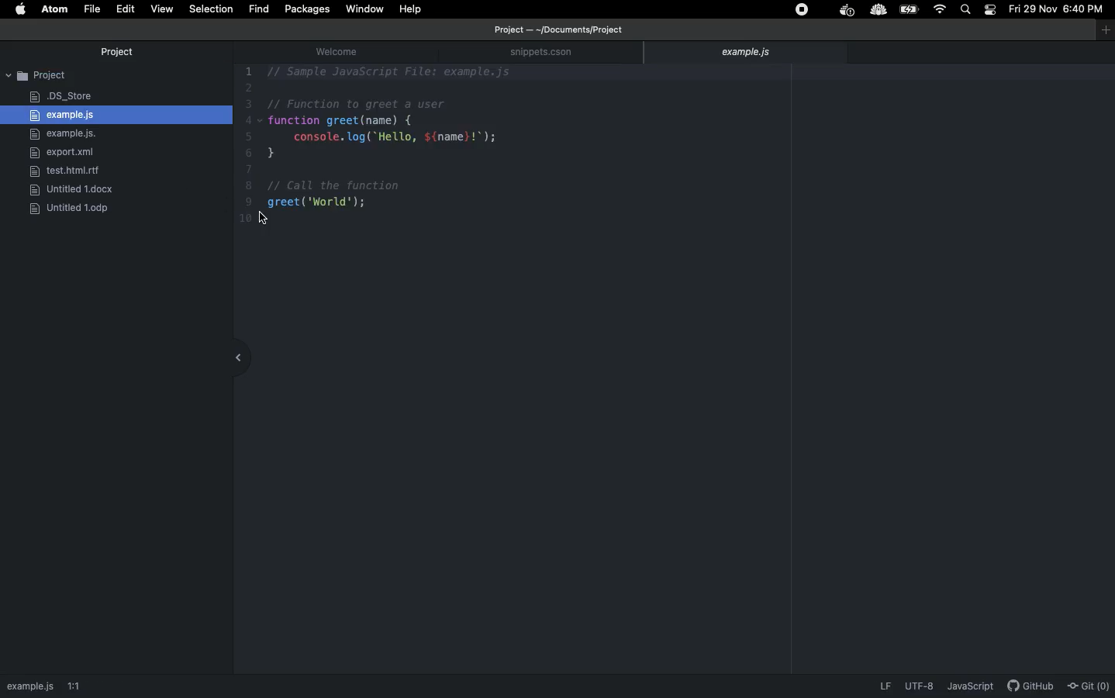 This screenshot has height=698, width=1115. What do you see at coordinates (85, 685) in the screenshot?
I see `1:1` at bounding box center [85, 685].